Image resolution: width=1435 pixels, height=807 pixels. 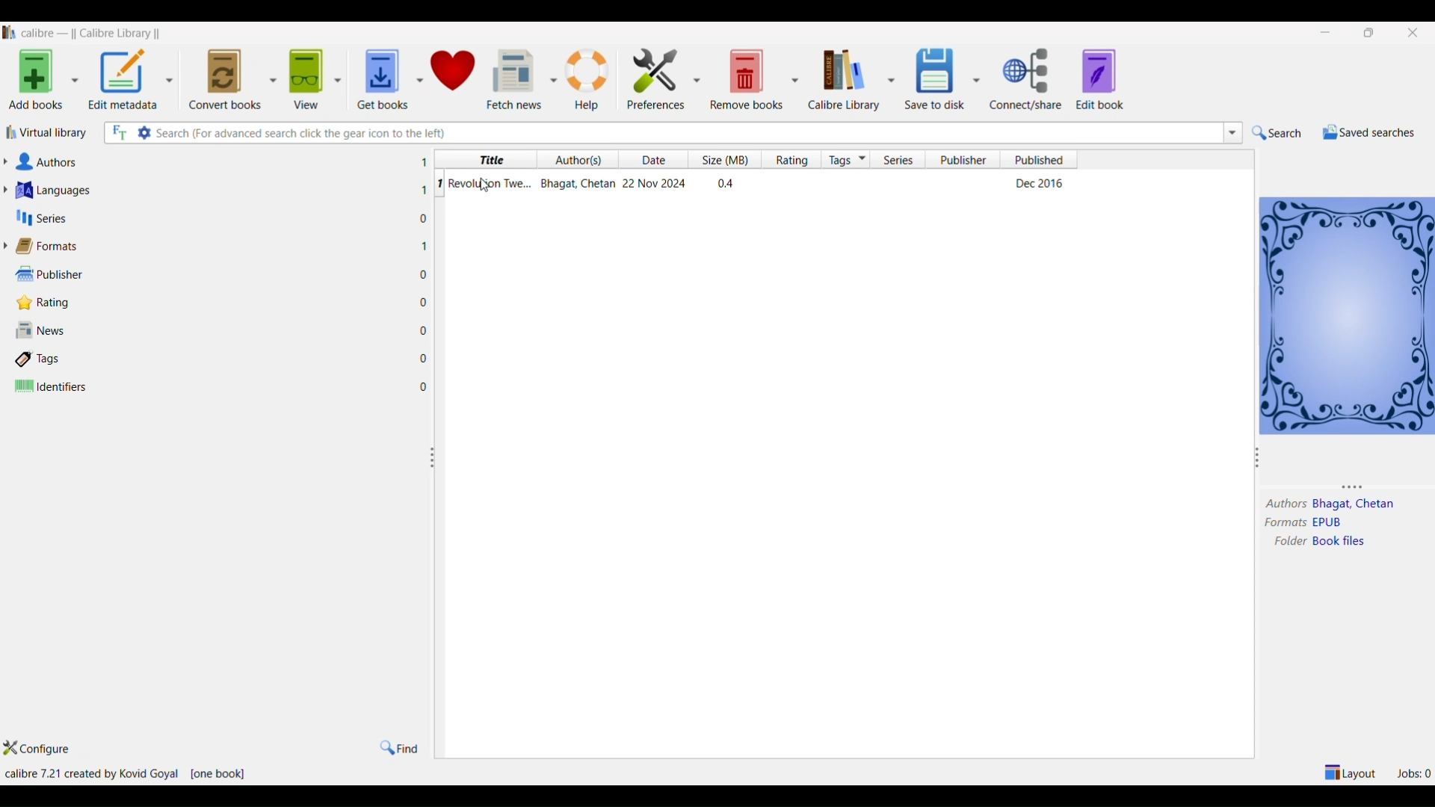 I want to click on saved searches, so click(x=1367, y=132).